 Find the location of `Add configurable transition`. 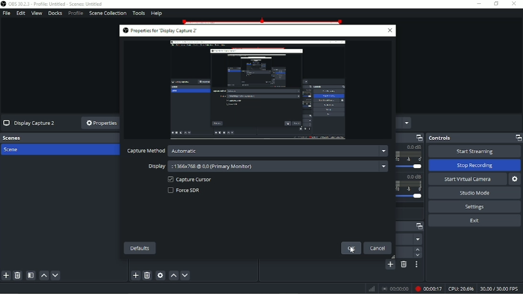

Add configurable transition is located at coordinates (390, 265).